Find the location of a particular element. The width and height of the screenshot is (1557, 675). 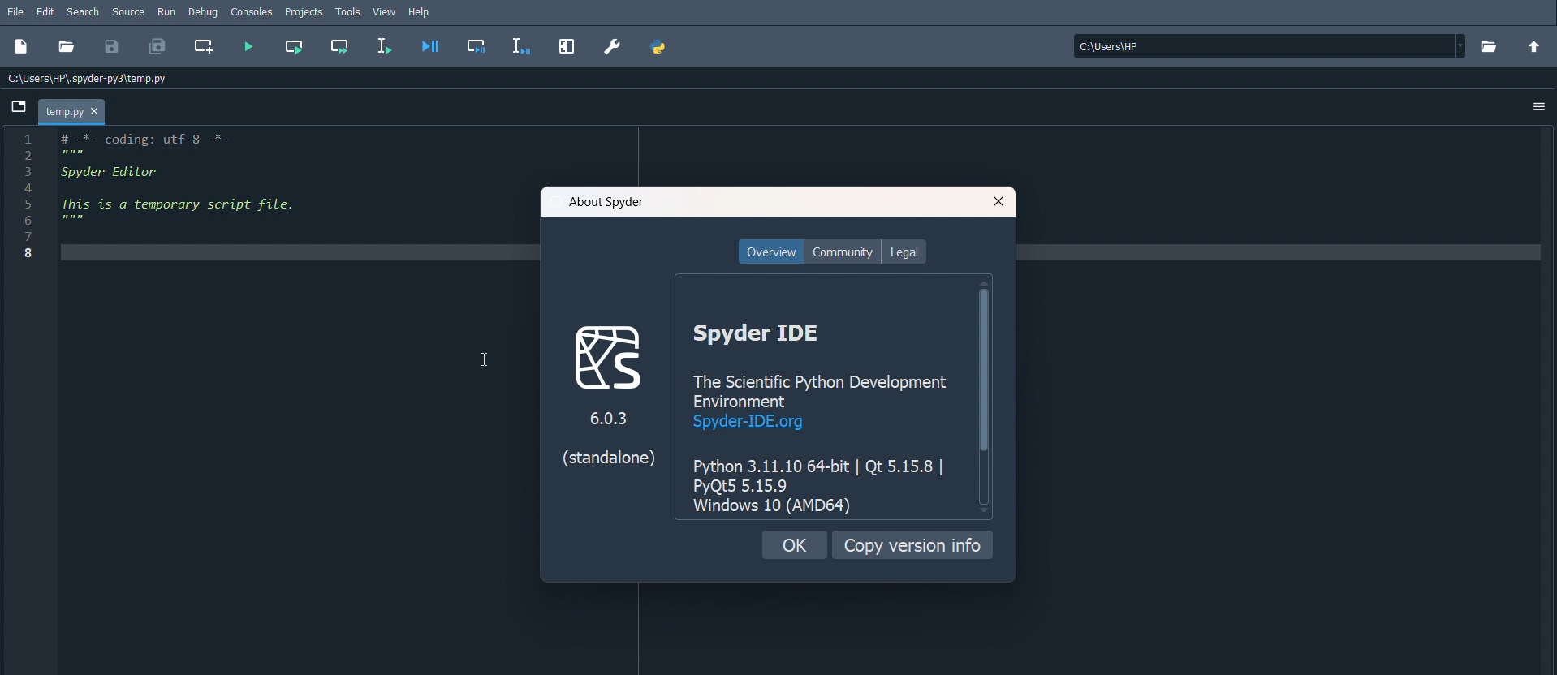

Open file is located at coordinates (65, 45).